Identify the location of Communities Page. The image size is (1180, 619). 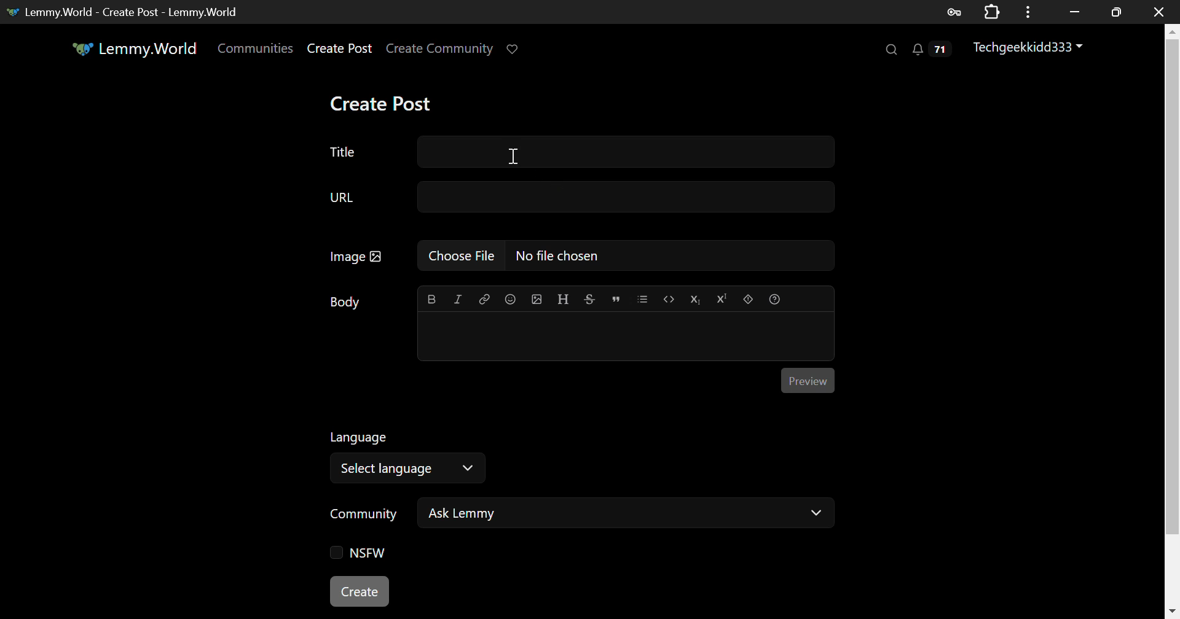
(257, 49).